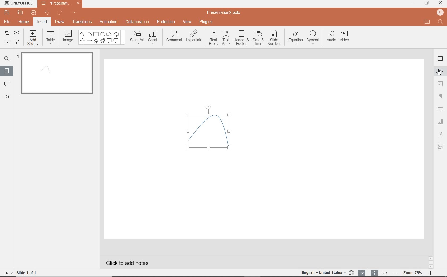 Image resolution: width=447 pixels, height=277 pixels. I want to click on TRANSITIONS, so click(83, 22).